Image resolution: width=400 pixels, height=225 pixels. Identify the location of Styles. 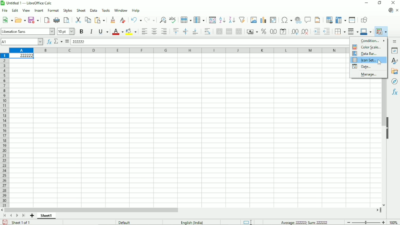
(395, 61).